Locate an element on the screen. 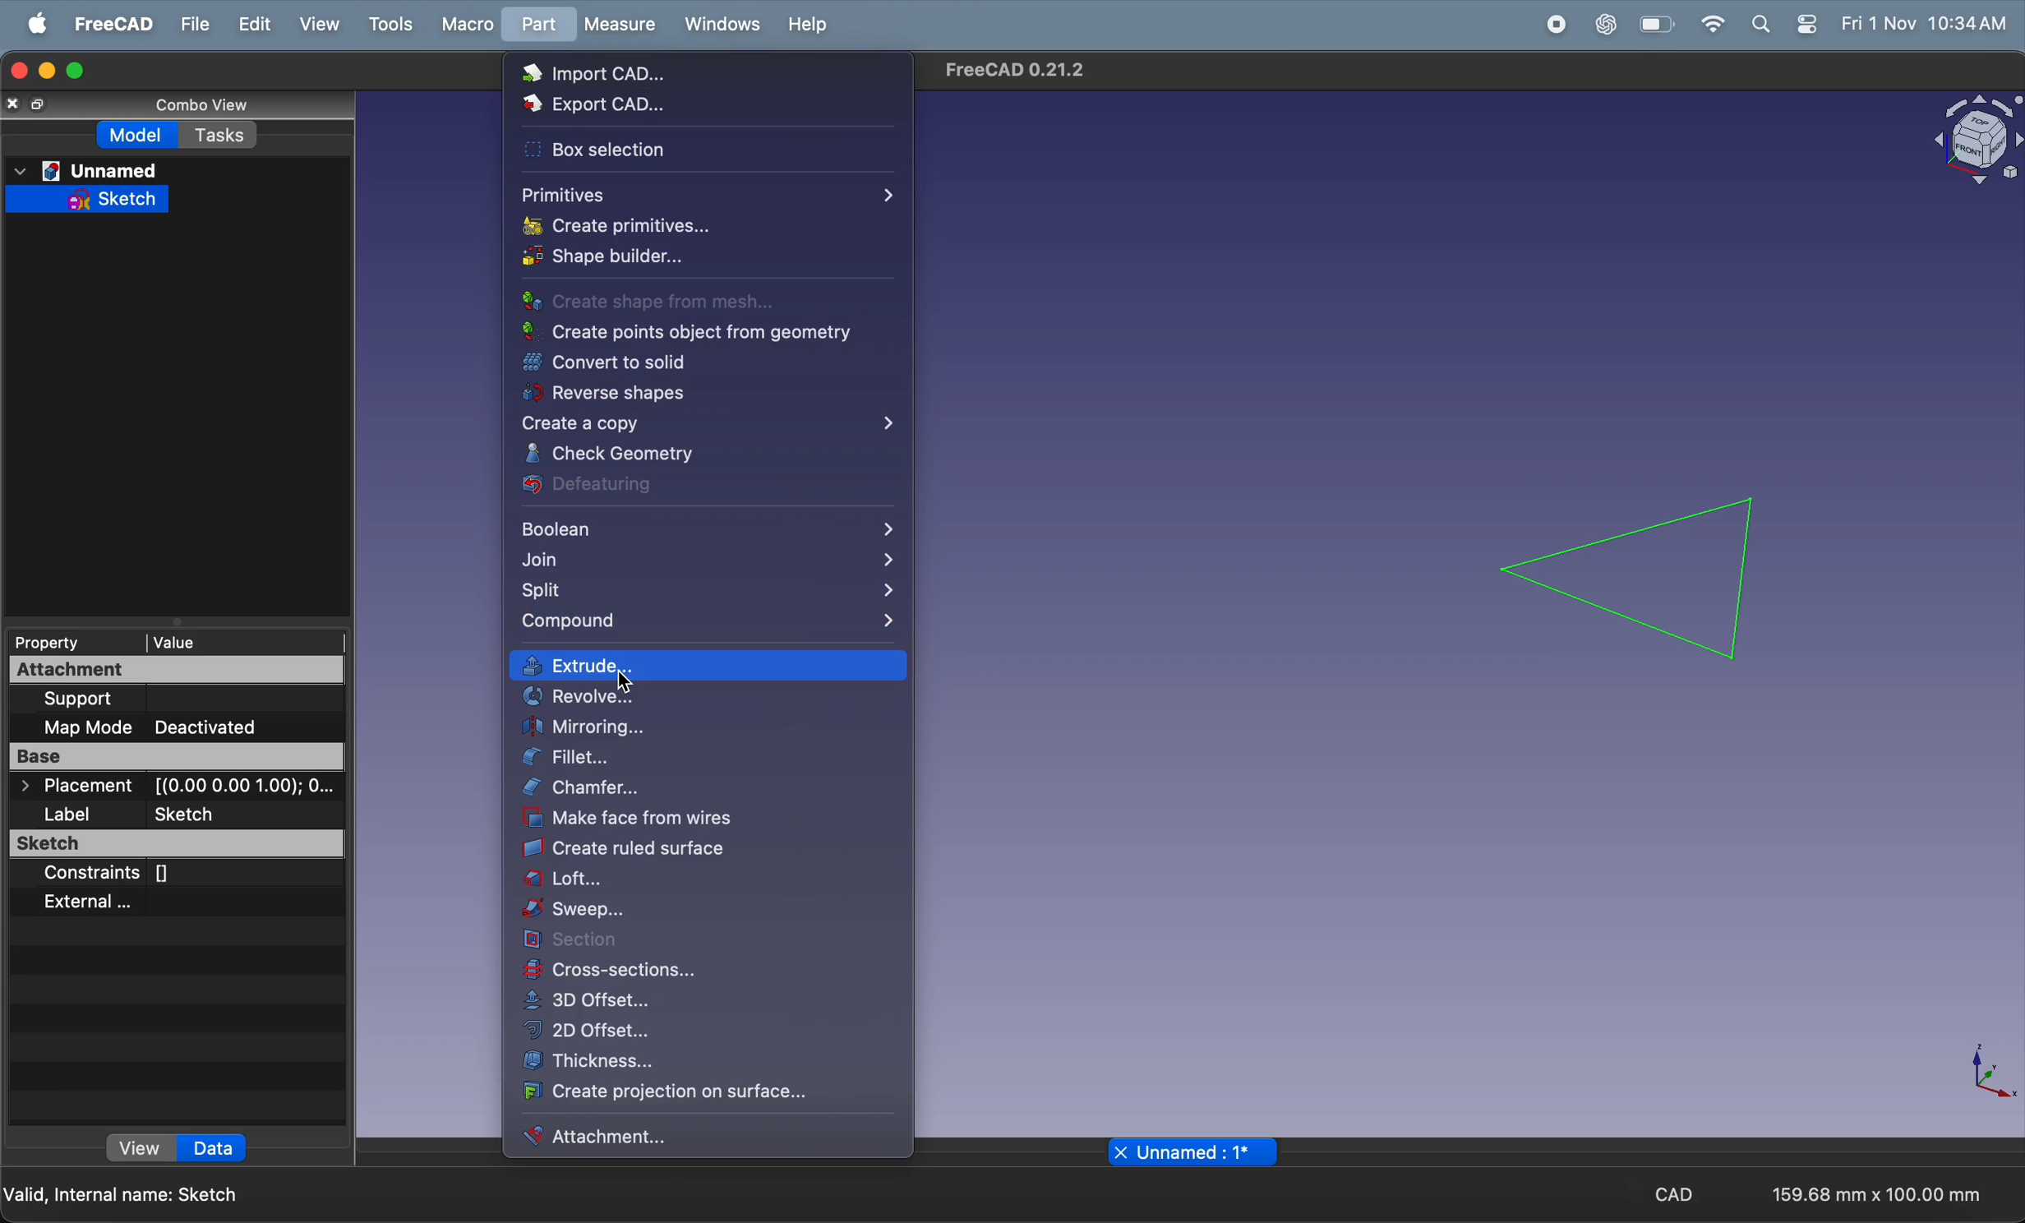  create project from surface is located at coordinates (671, 1092).